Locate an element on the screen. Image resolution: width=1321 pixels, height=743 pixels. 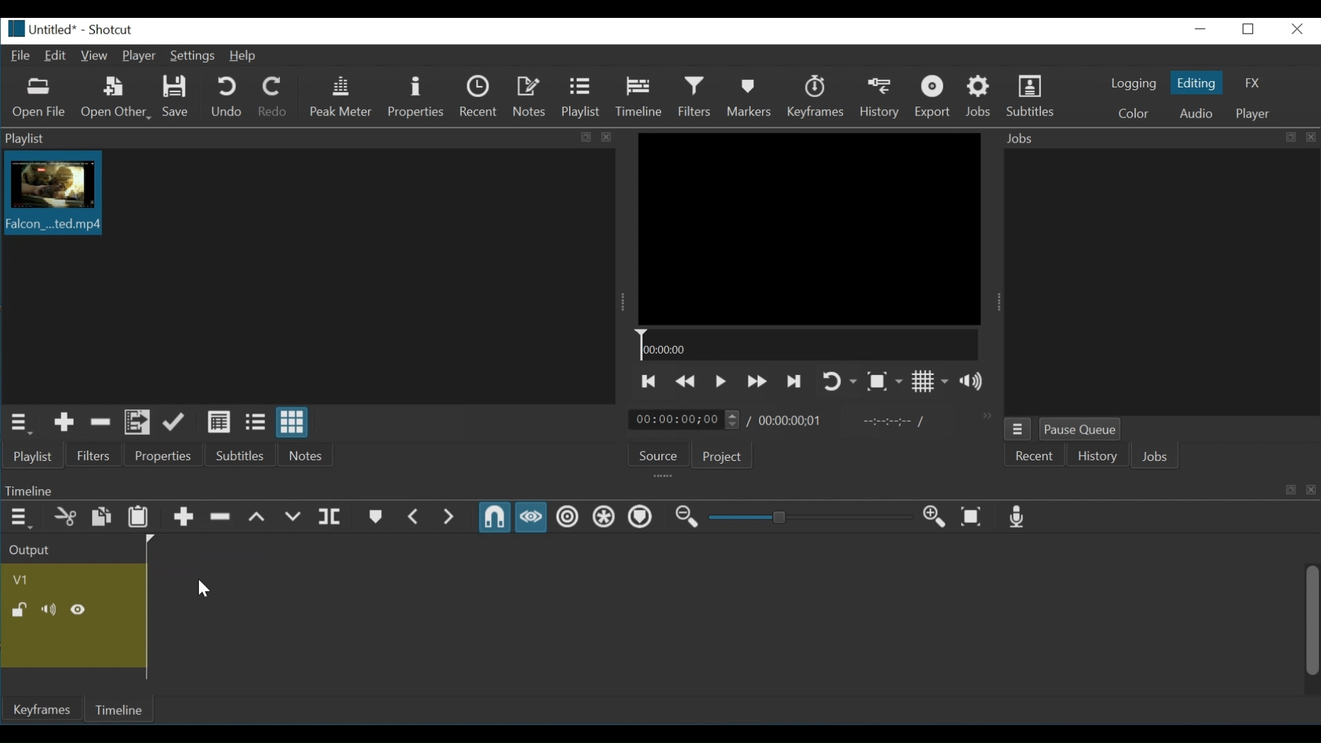
(un)locked is located at coordinates (16, 610).